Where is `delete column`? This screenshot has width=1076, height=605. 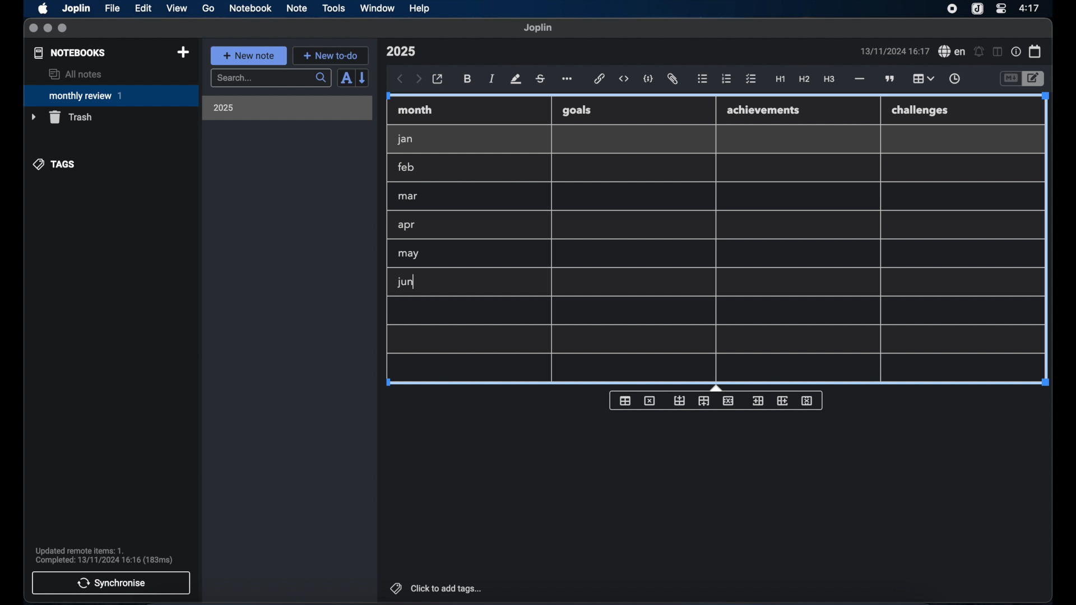 delete column is located at coordinates (808, 401).